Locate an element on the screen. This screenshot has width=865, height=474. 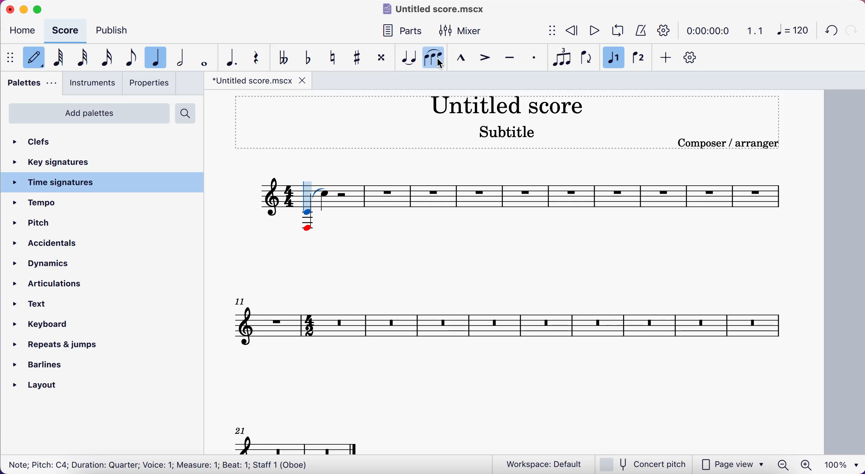
zoom out is located at coordinates (783, 465).